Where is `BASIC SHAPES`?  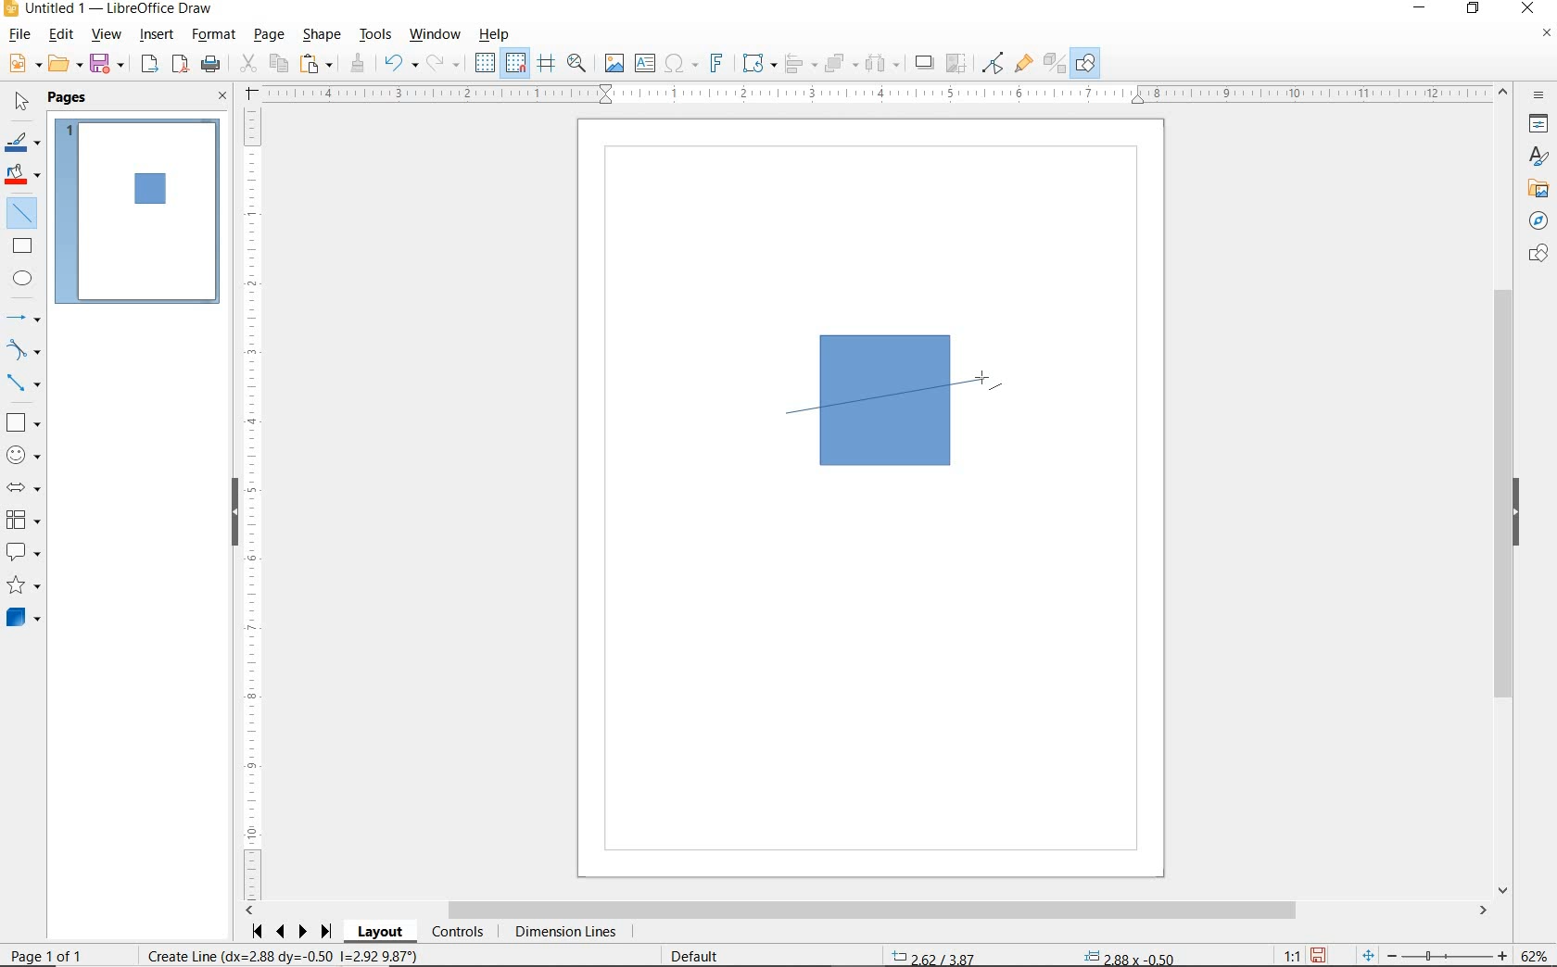
BASIC SHAPES is located at coordinates (21, 420).